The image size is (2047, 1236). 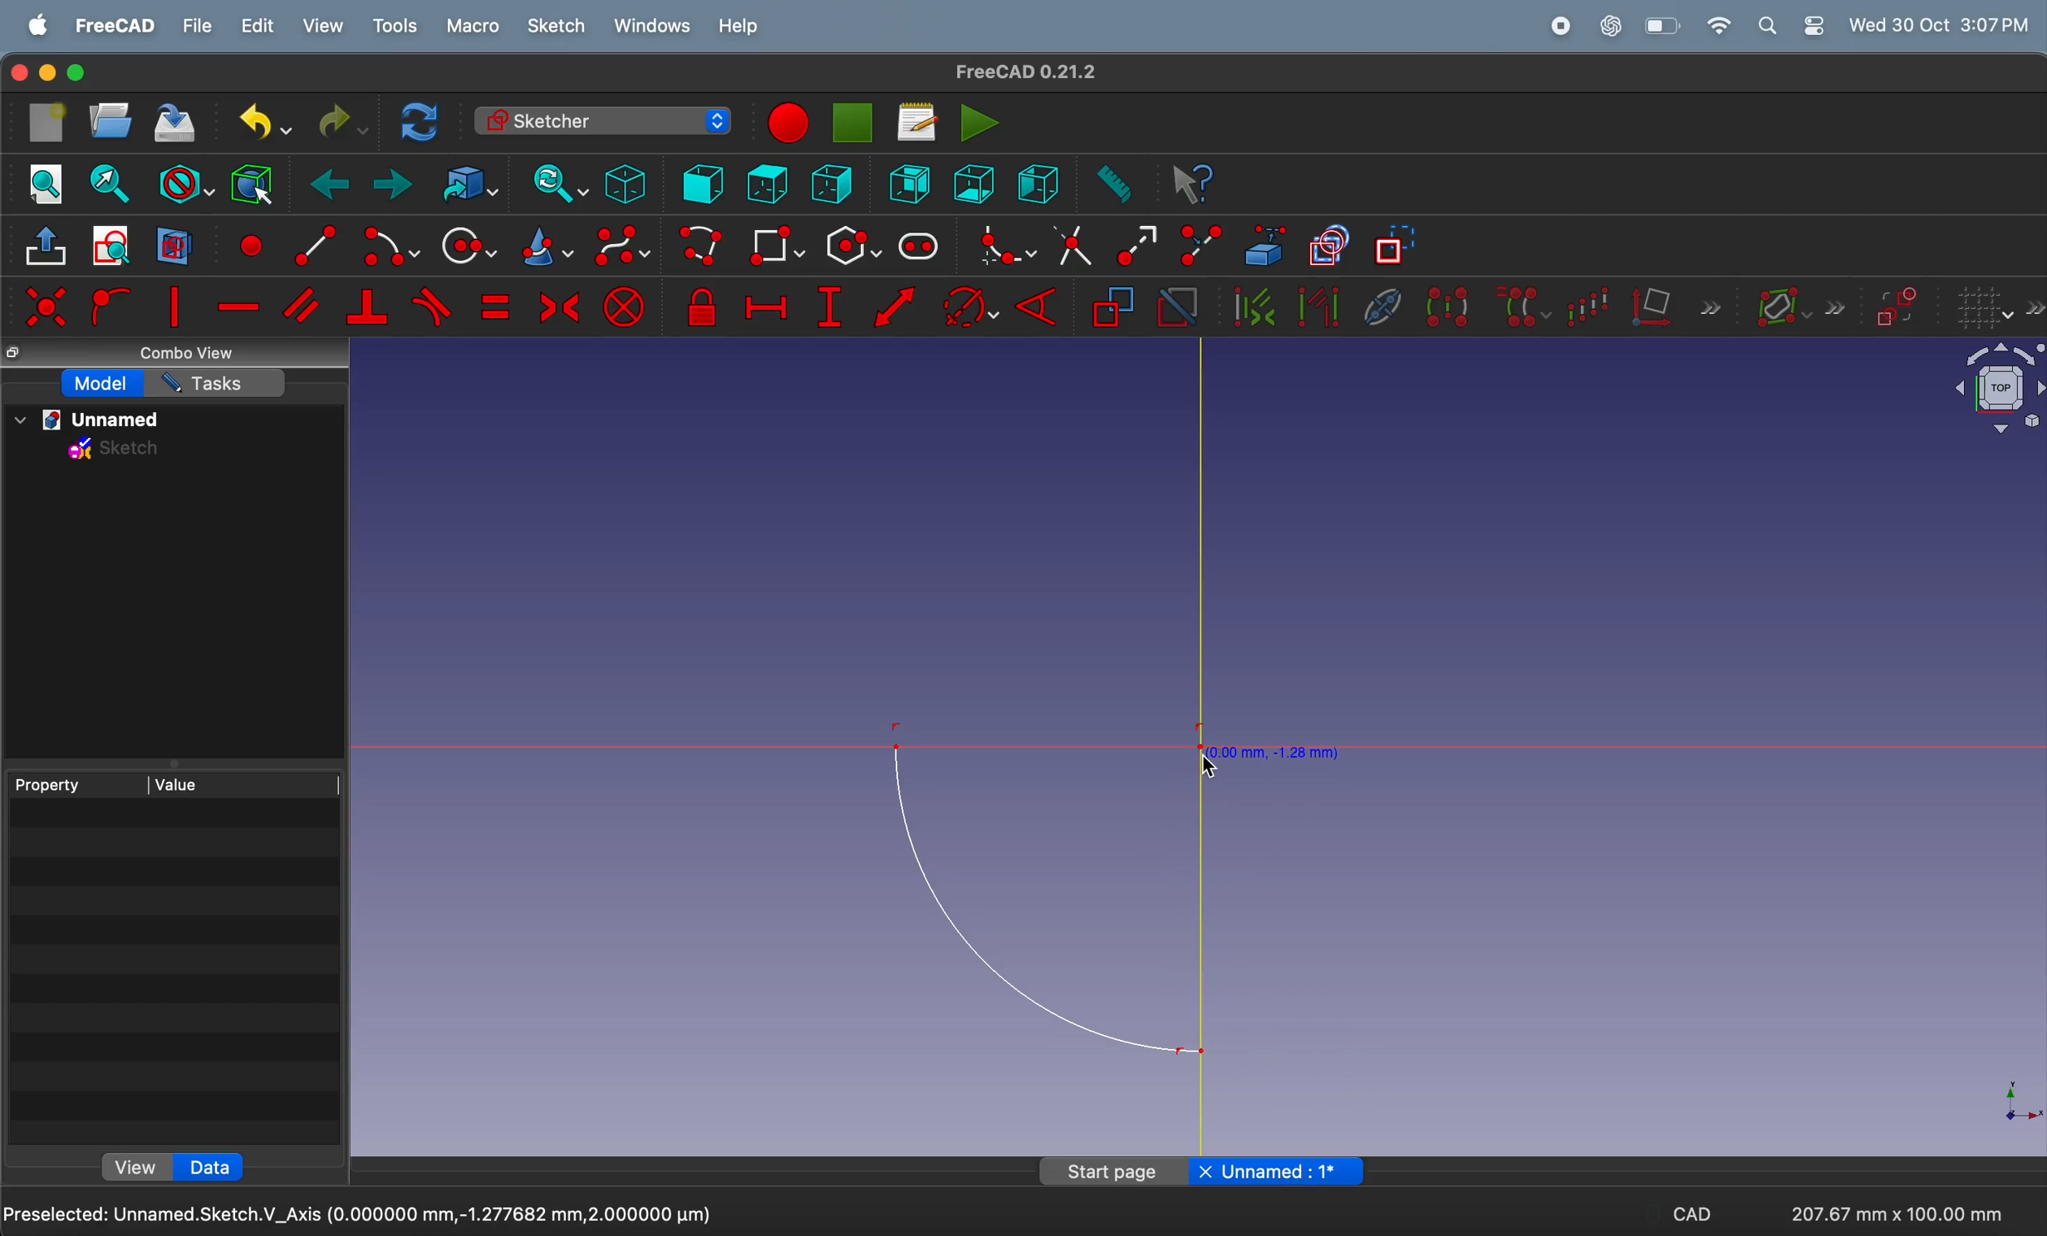 What do you see at coordinates (468, 245) in the screenshot?
I see `create circle` at bounding box center [468, 245].